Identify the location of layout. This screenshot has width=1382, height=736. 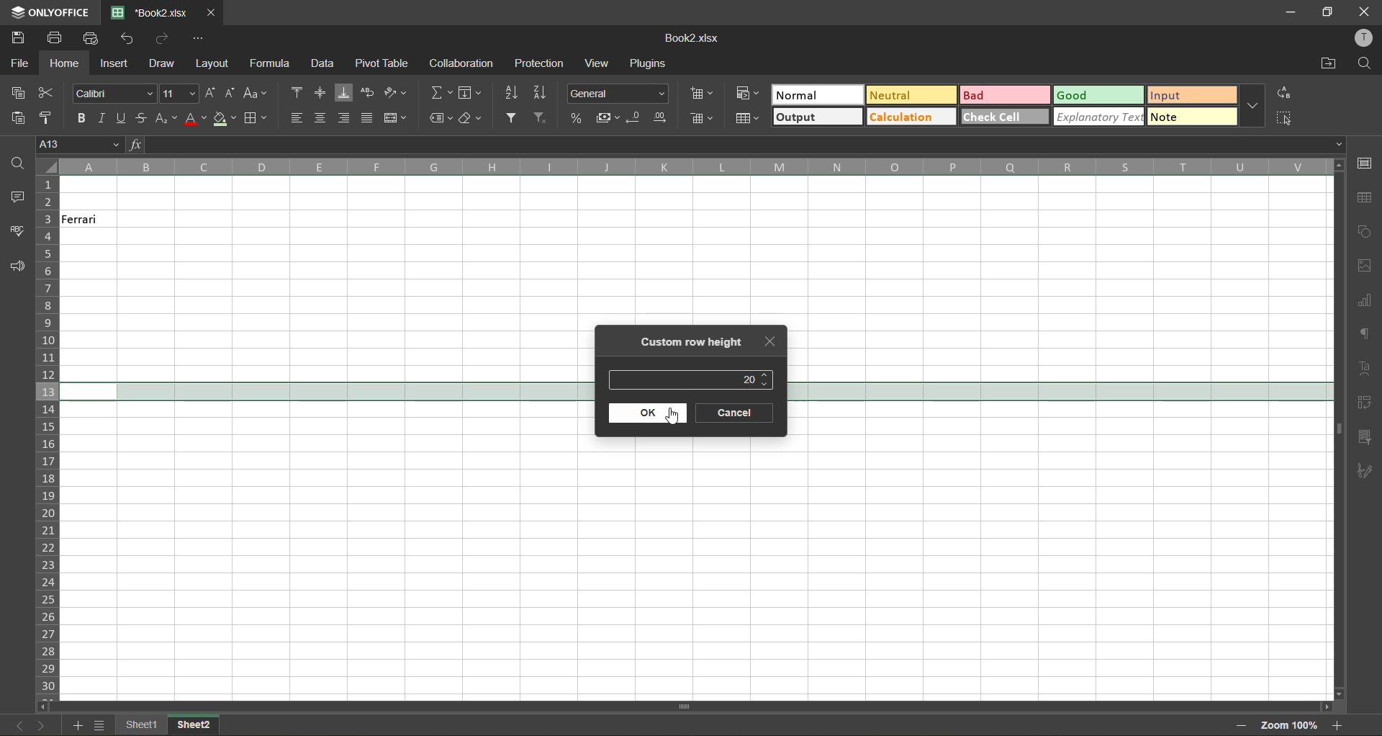
(211, 64).